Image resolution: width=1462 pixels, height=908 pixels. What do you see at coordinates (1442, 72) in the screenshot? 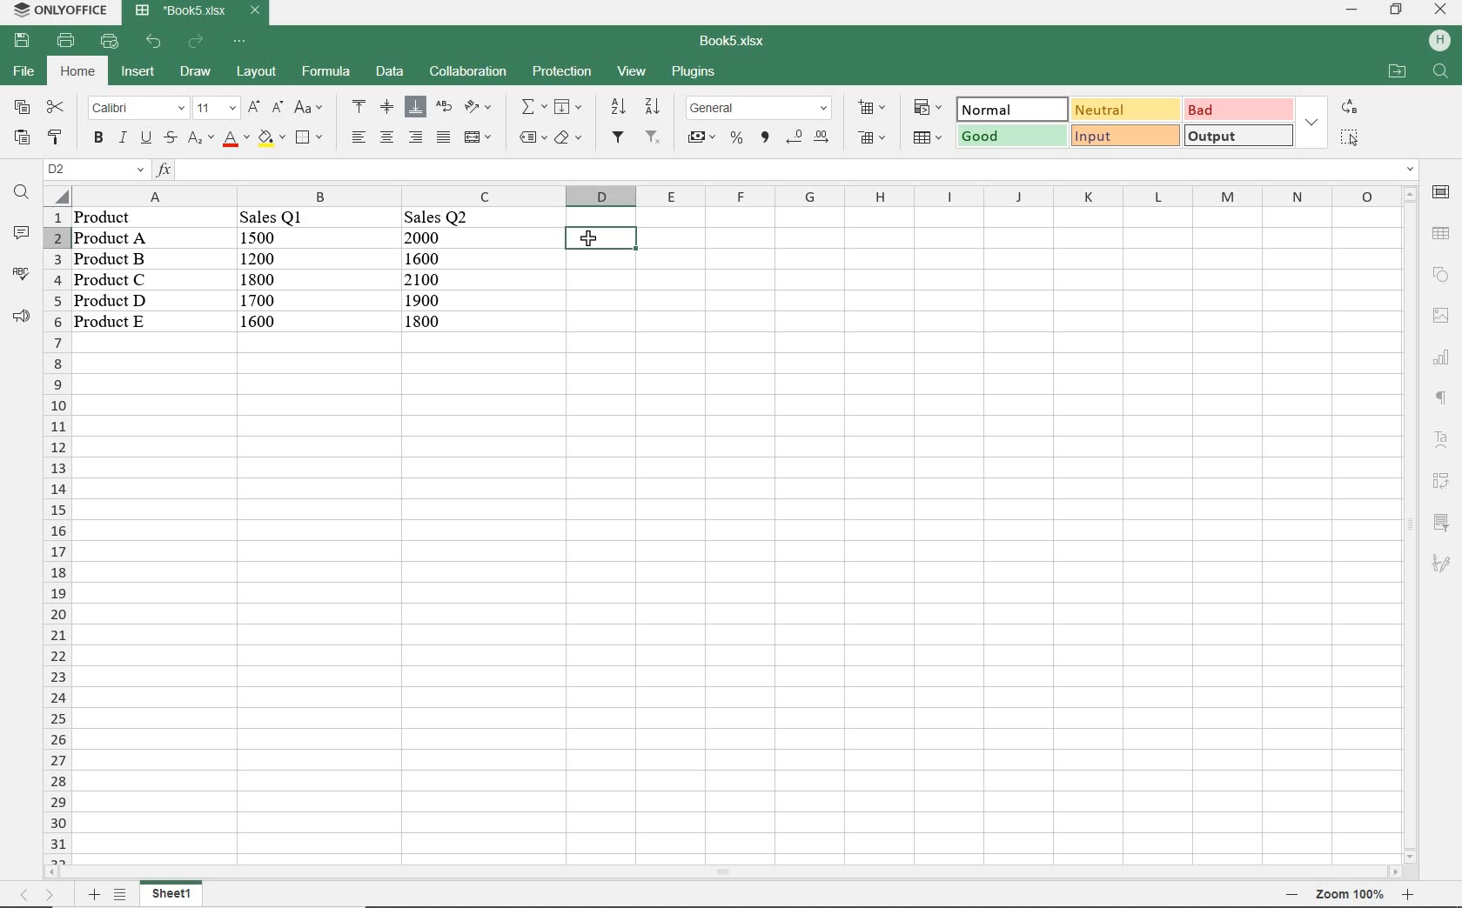
I see `find` at bounding box center [1442, 72].